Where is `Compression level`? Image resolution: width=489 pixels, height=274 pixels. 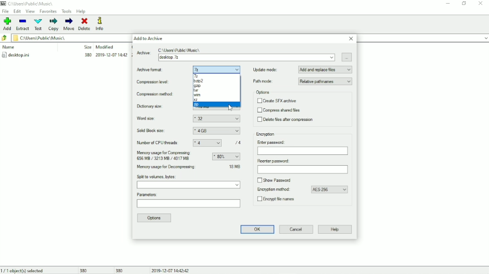
Compression level is located at coordinates (159, 83).